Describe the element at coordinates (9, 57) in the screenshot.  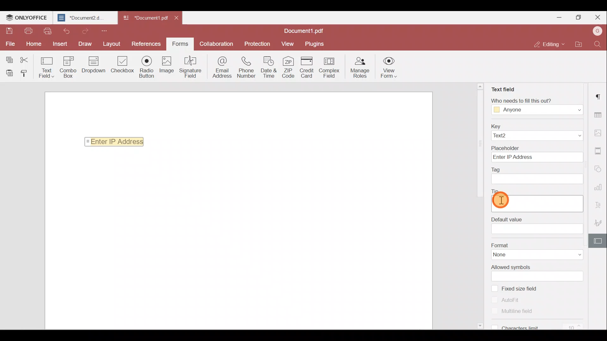
I see `Copy` at that location.